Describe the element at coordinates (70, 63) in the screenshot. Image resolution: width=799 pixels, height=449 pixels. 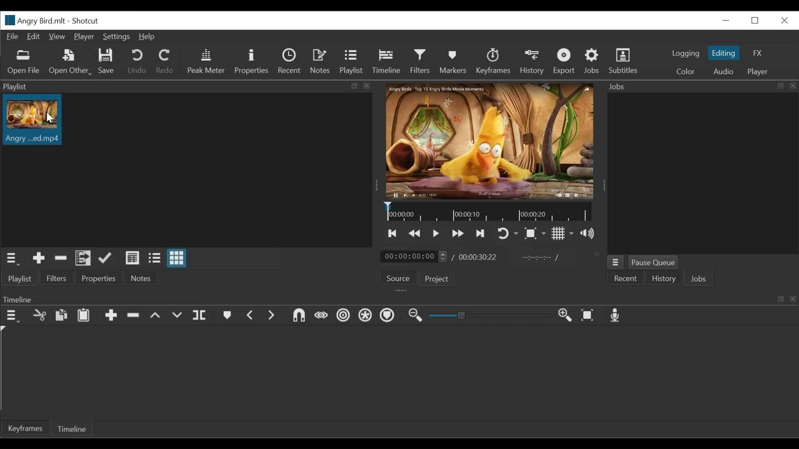
I see `Open Other` at that location.